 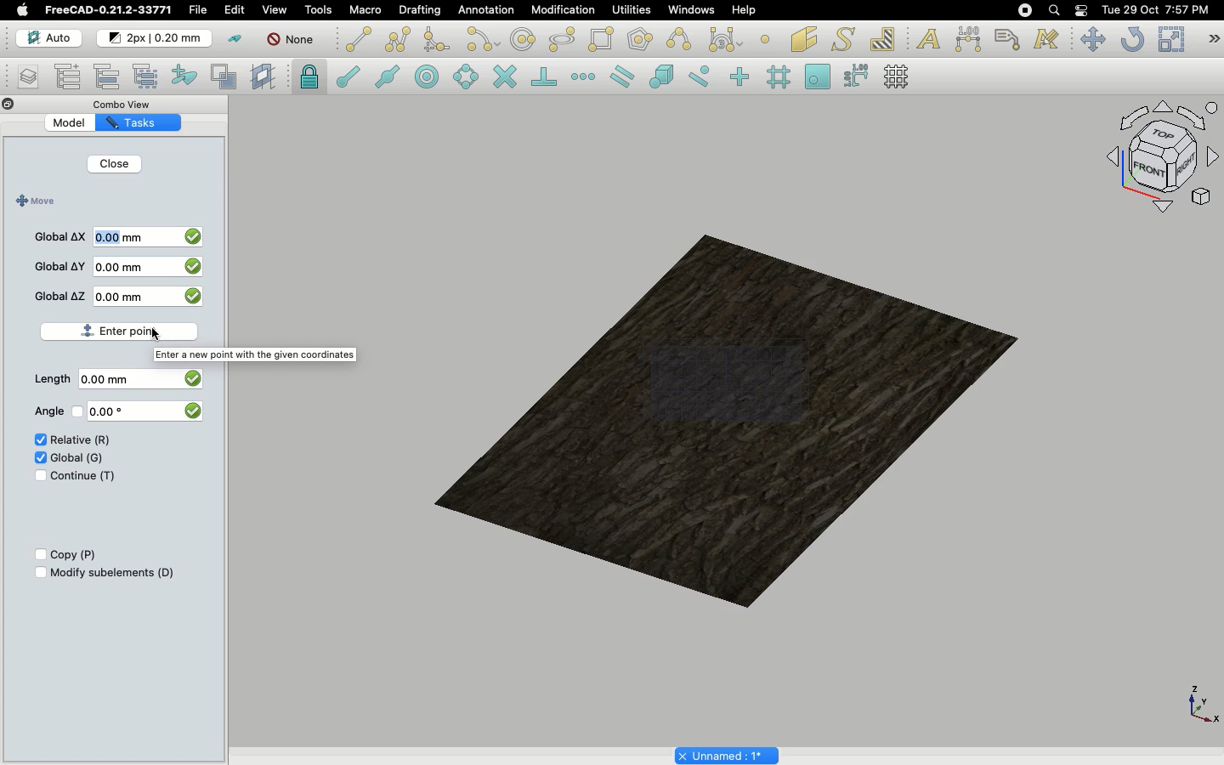 What do you see at coordinates (467, 78) in the screenshot?
I see `Snap angle` at bounding box center [467, 78].